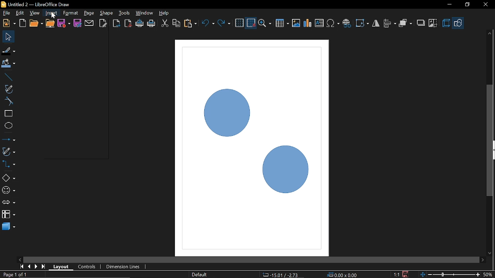  What do you see at coordinates (239, 23) in the screenshot?
I see `Grid` at bounding box center [239, 23].